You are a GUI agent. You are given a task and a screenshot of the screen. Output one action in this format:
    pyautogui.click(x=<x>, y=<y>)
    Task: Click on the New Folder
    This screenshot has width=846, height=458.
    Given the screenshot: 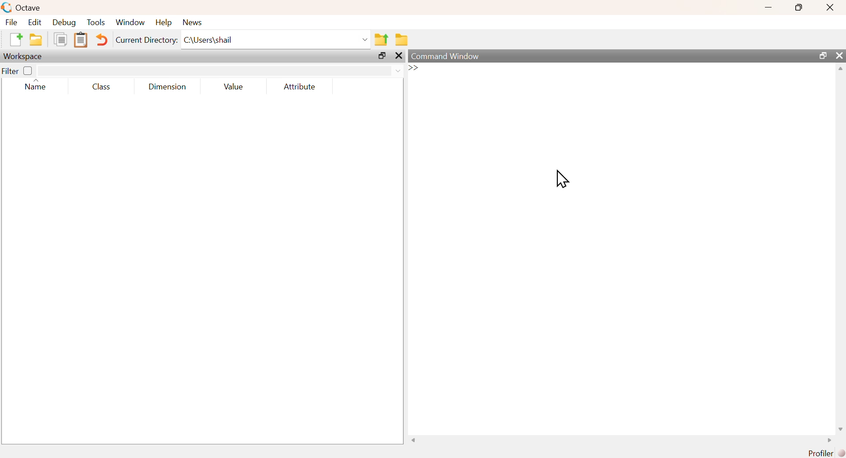 What is the action you would take?
    pyautogui.click(x=36, y=40)
    